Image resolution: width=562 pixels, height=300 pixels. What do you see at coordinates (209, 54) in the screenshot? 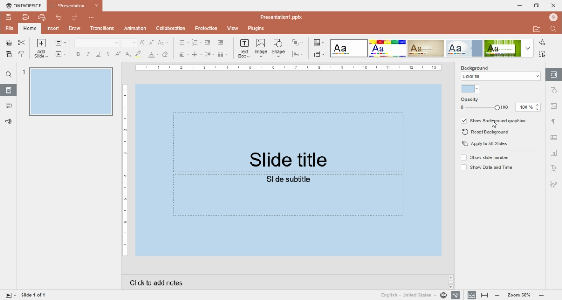
I see `line spacing` at bounding box center [209, 54].